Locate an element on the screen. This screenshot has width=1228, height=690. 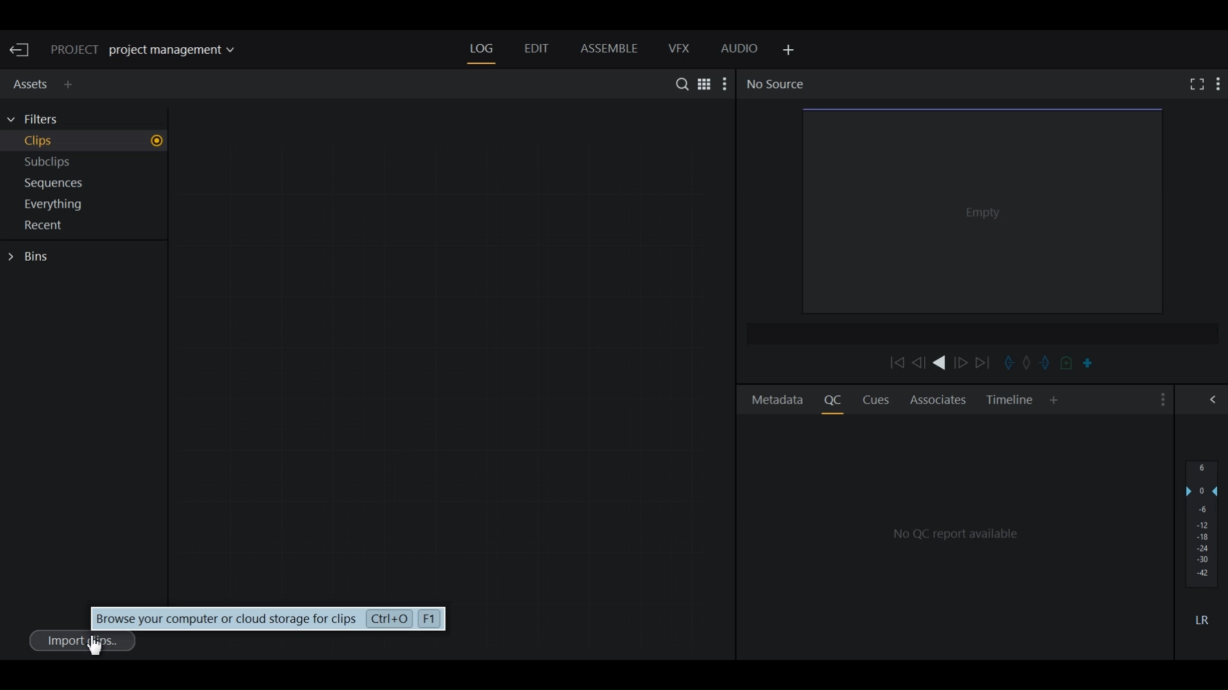
Show everything in current project is located at coordinates (87, 206).